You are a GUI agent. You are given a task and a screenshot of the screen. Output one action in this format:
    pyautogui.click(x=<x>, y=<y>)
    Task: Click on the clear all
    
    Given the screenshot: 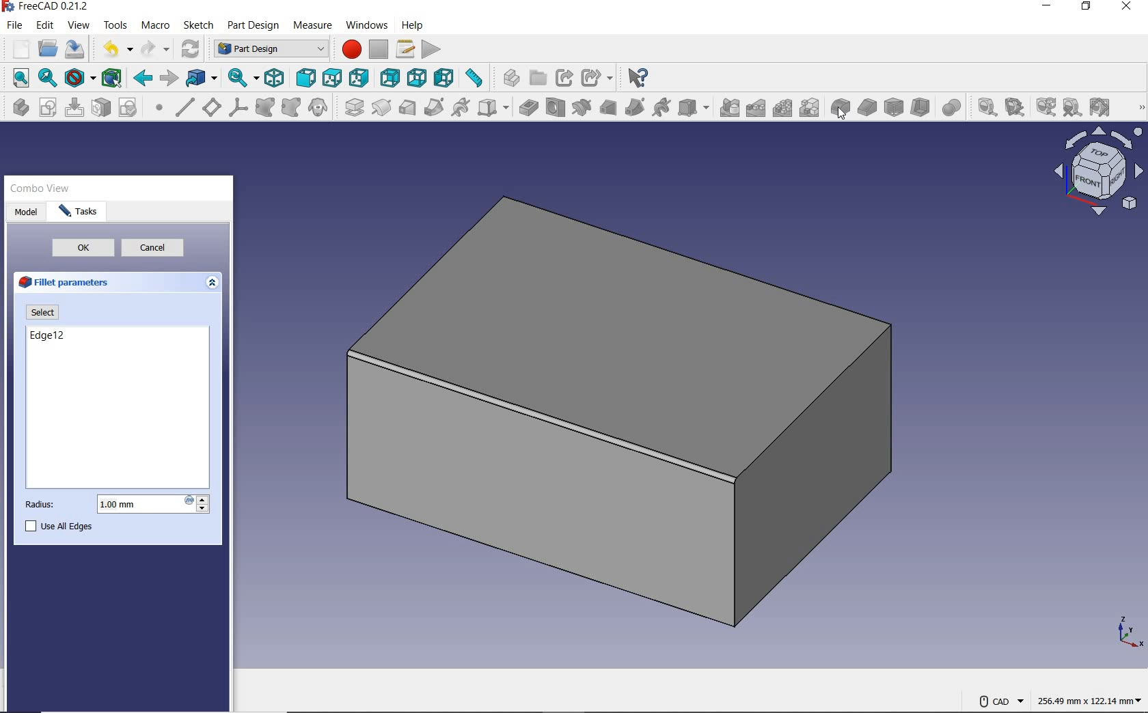 What is the action you would take?
    pyautogui.click(x=1072, y=110)
    